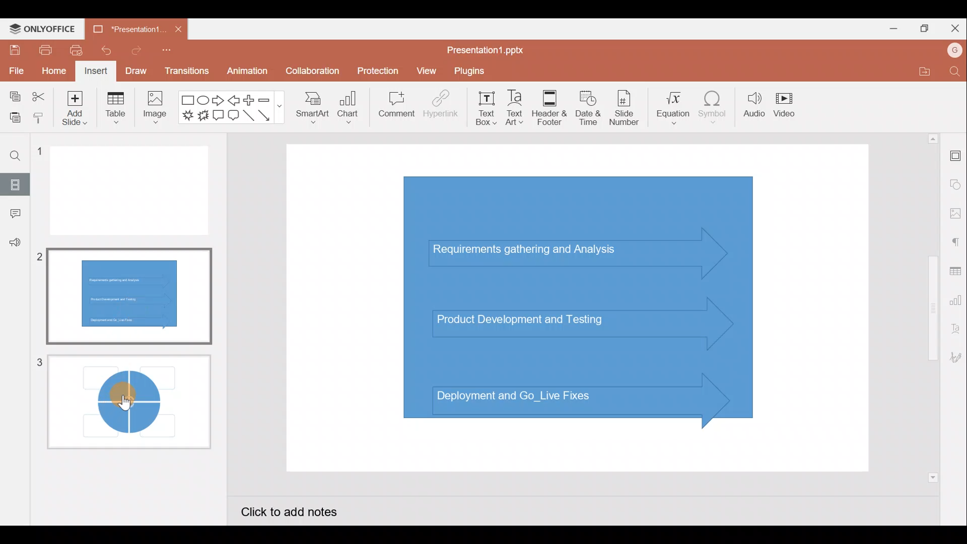 The image size is (967, 544). What do you see at coordinates (670, 108) in the screenshot?
I see `Equation` at bounding box center [670, 108].